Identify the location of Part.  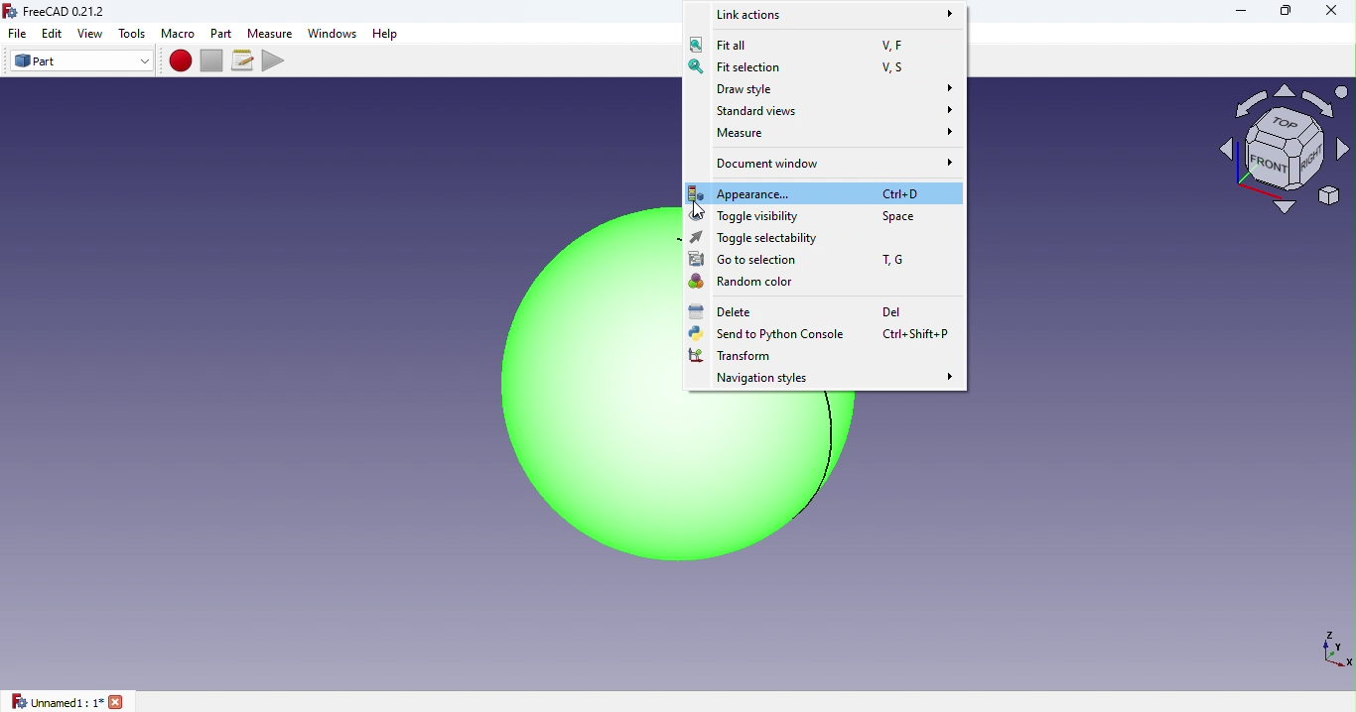
(81, 61).